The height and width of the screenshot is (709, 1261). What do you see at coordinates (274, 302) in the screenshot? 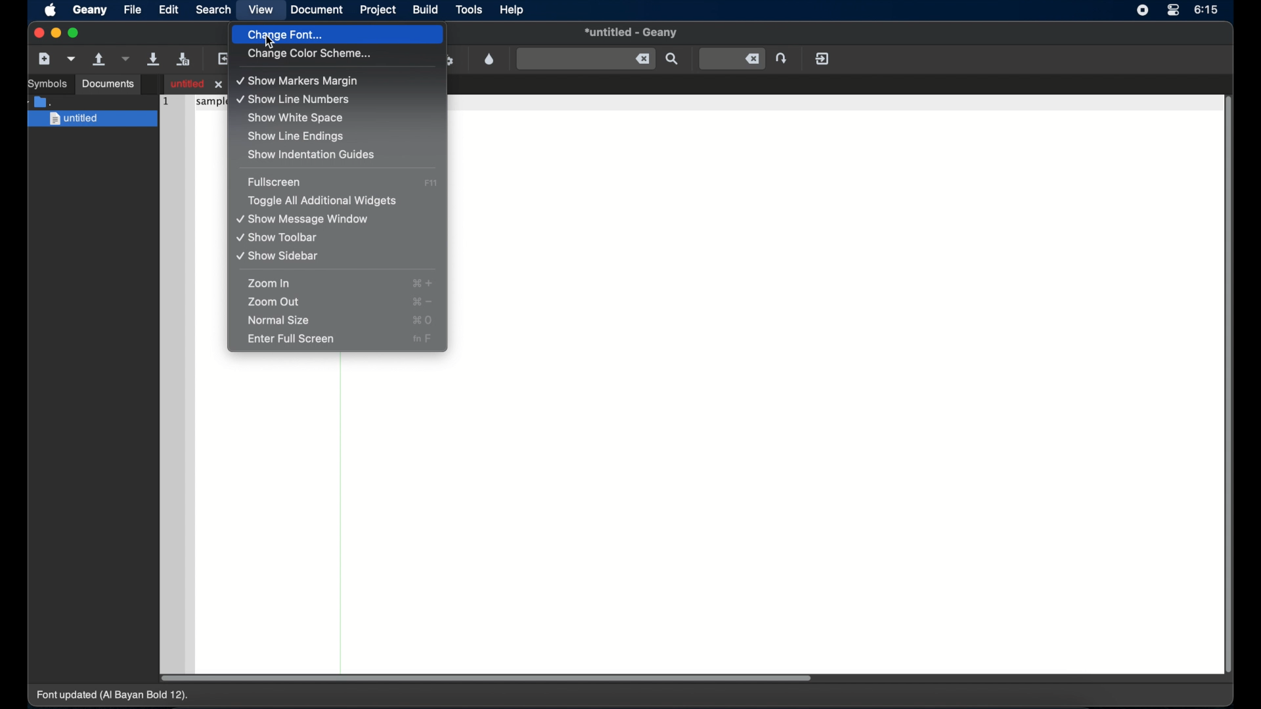
I see `zoom out` at bounding box center [274, 302].